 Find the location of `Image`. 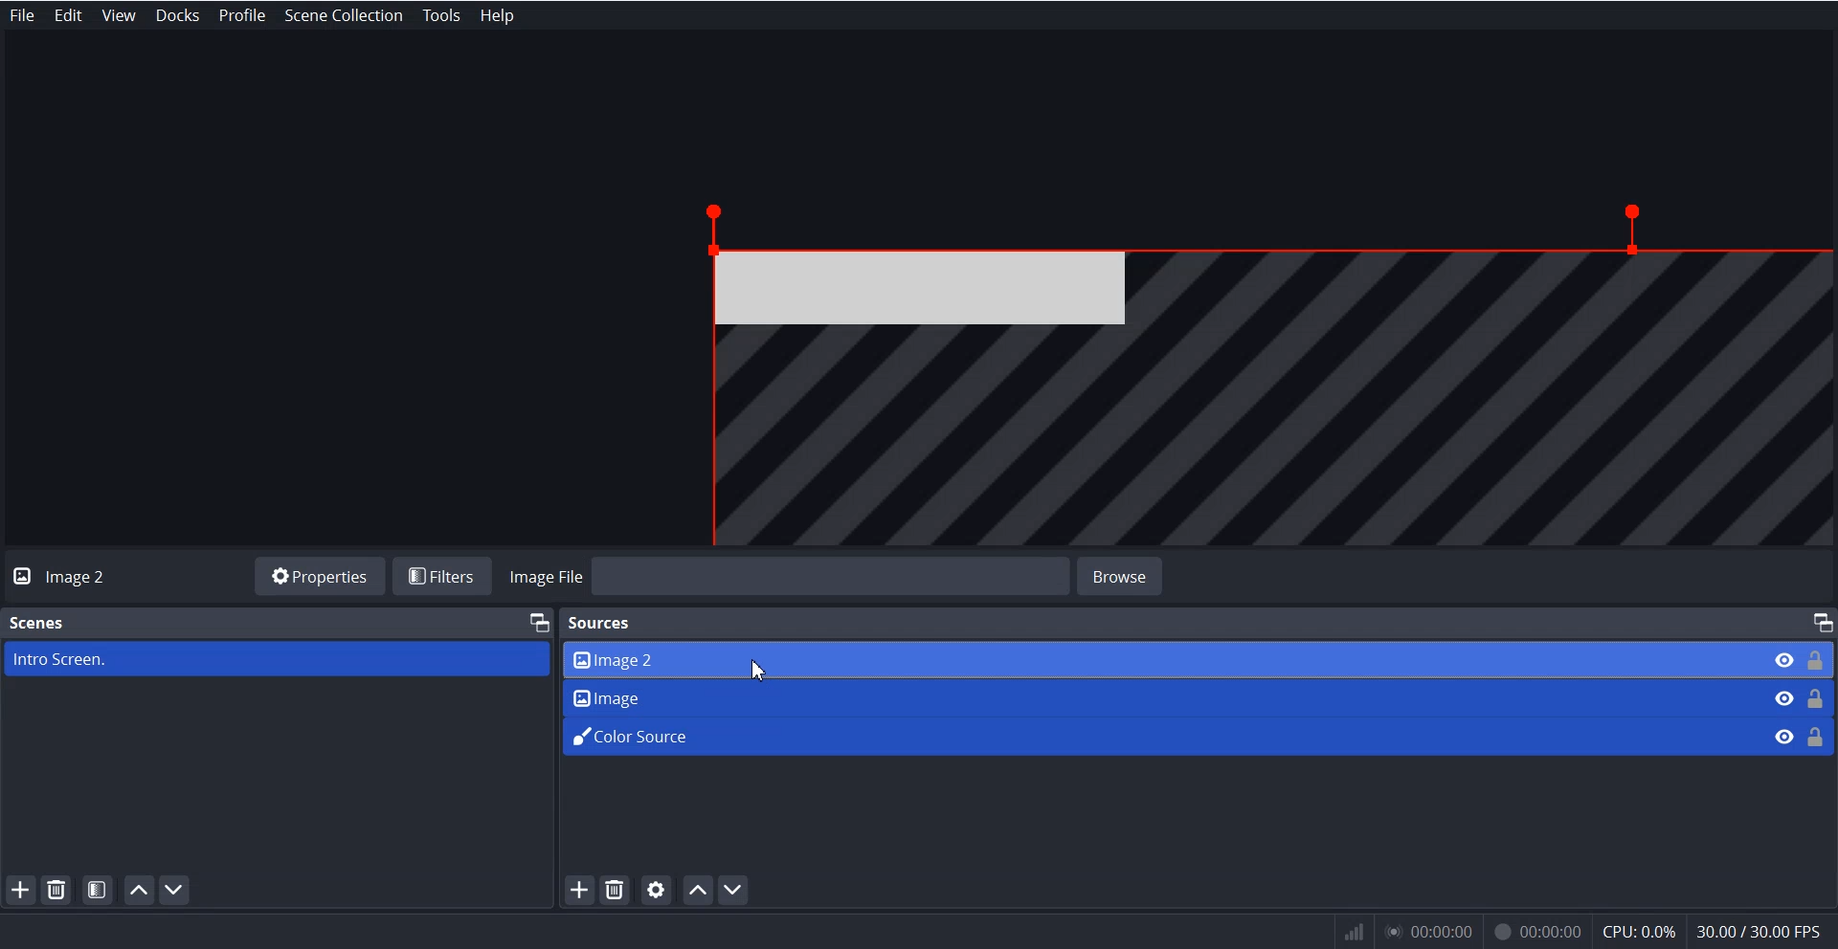

Image is located at coordinates (1159, 695).